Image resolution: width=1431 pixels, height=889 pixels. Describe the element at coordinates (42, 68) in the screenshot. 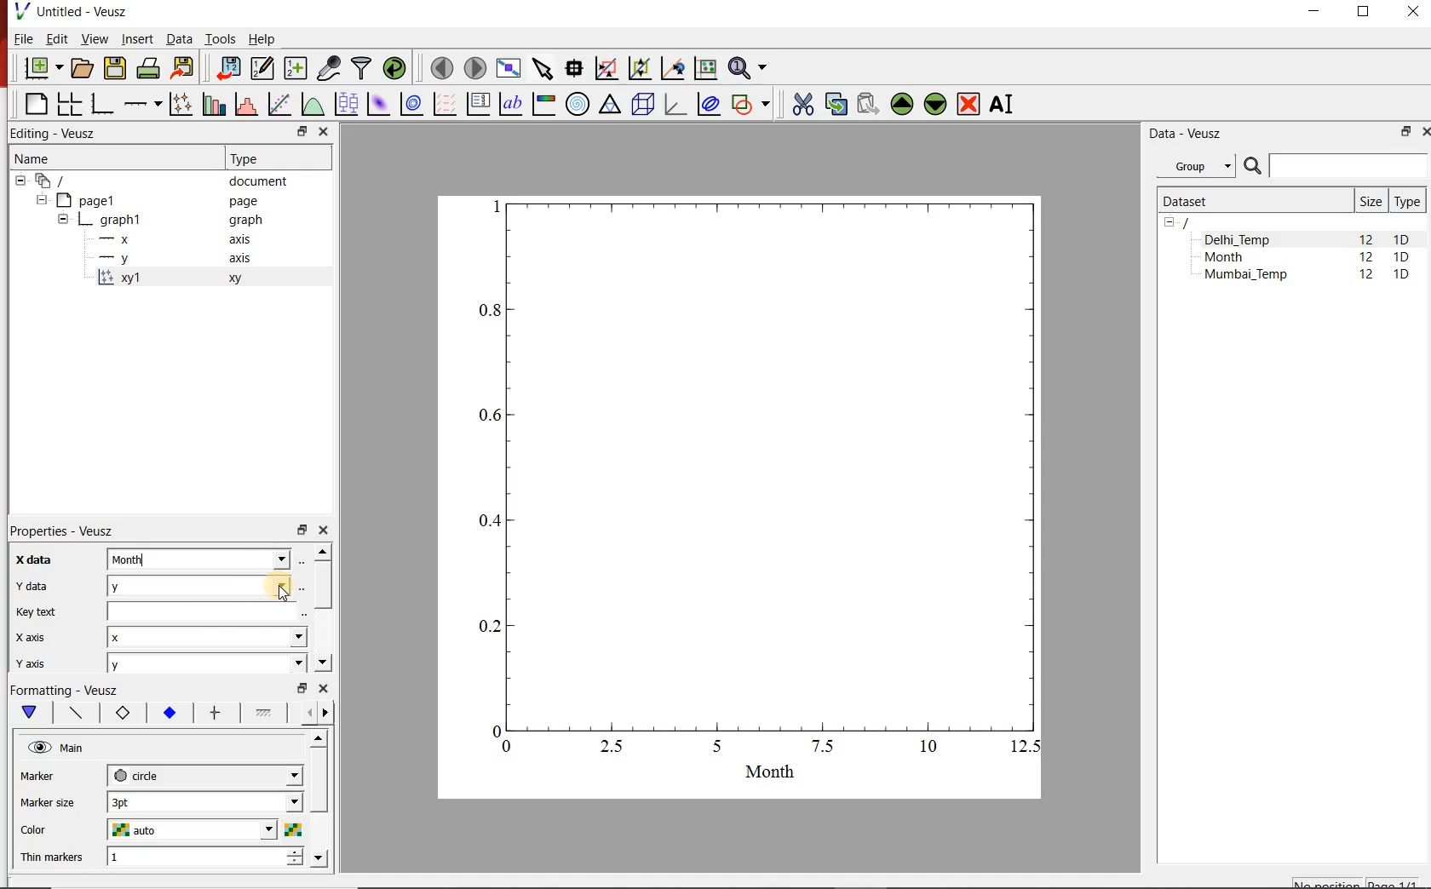

I see `new document` at that location.